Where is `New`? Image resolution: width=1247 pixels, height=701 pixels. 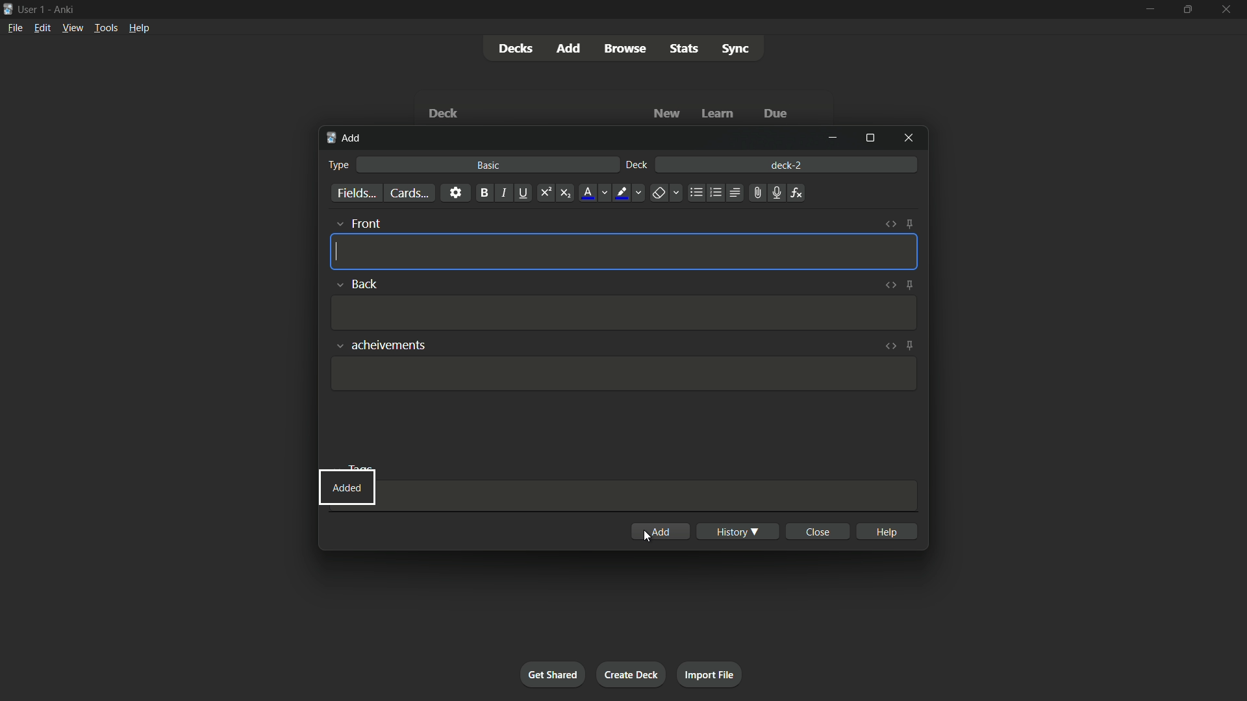
New is located at coordinates (666, 114).